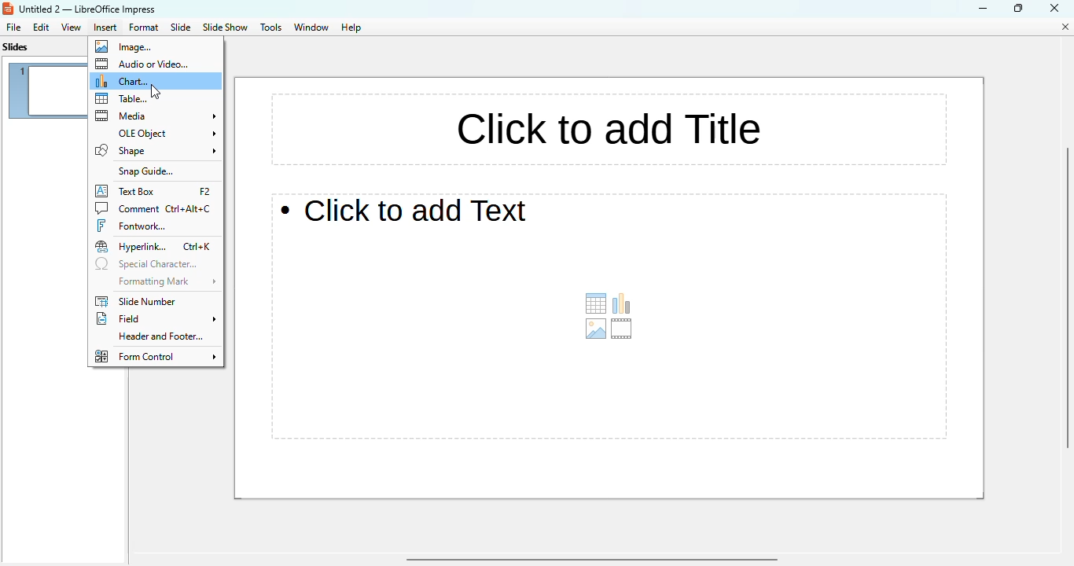 This screenshot has width=1074, height=566. What do you see at coordinates (590, 560) in the screenshot?
I see `horizontal scroll bar` at bounding box center [590, 560].